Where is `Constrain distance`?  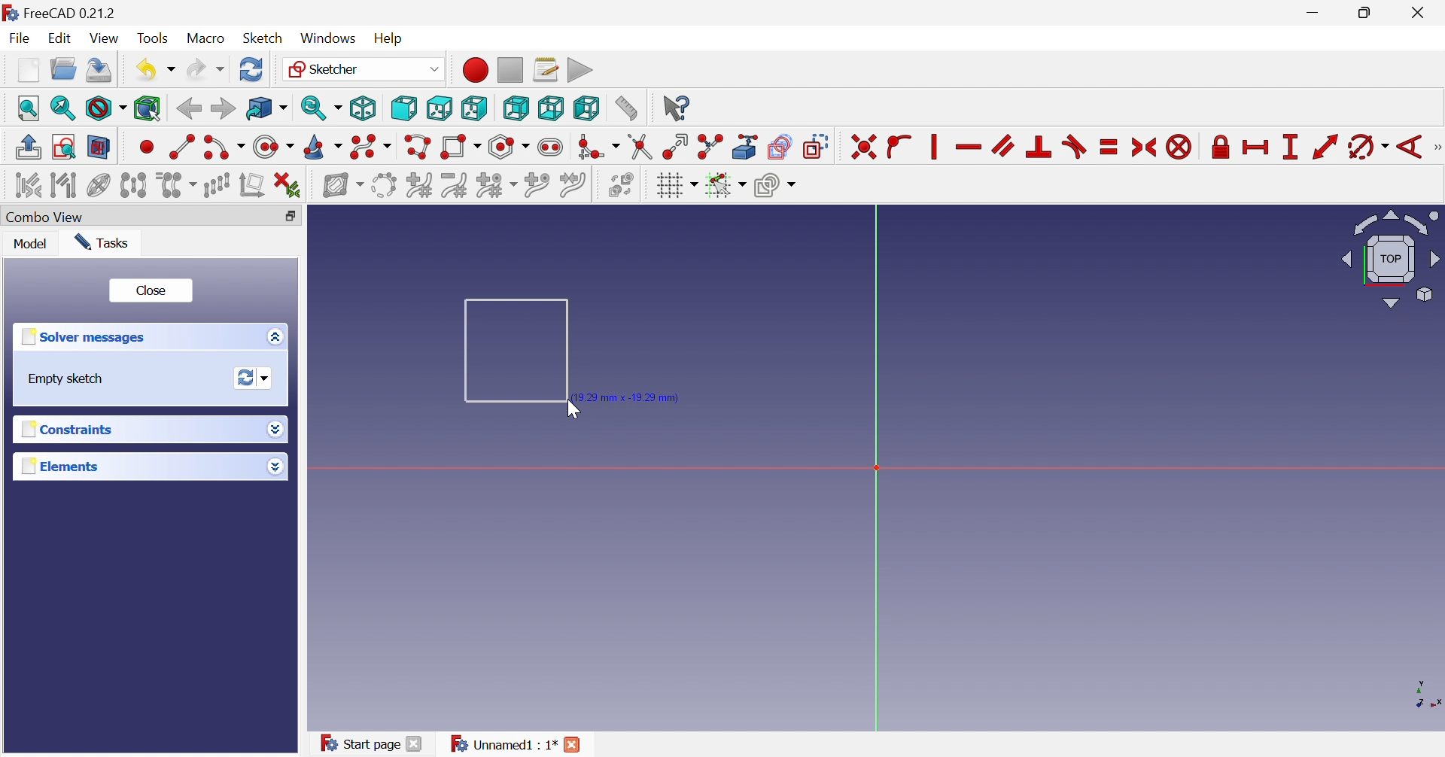
Constrain distance is located at coordinates (1324, 147).